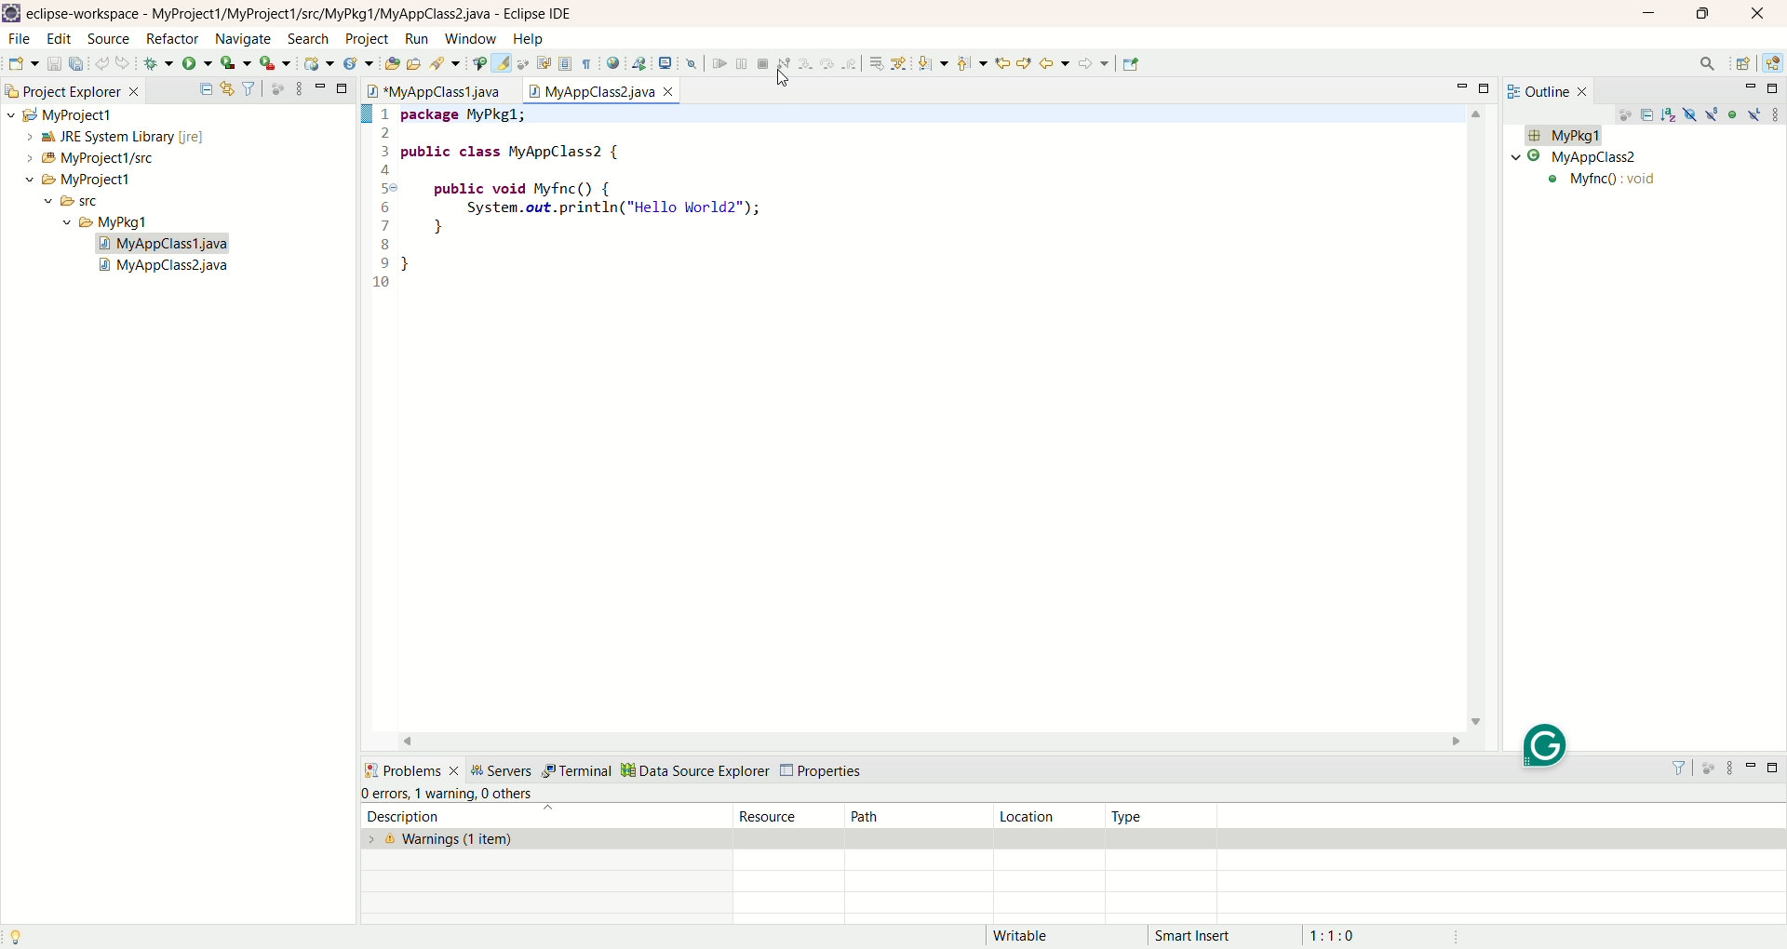 The width and height of the screenshot is (1787, 949). I want to click on errors, so click(384, 794).